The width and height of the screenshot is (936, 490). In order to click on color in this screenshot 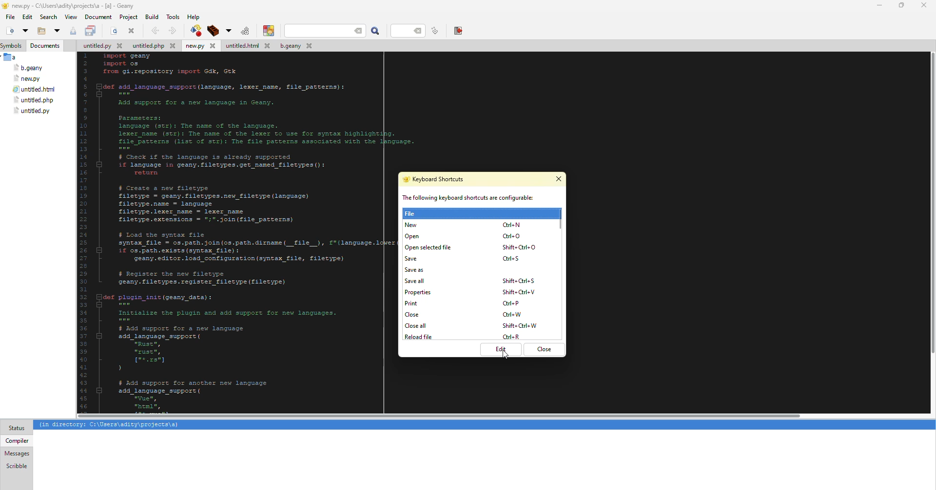, I will do `click(267, 31)`.